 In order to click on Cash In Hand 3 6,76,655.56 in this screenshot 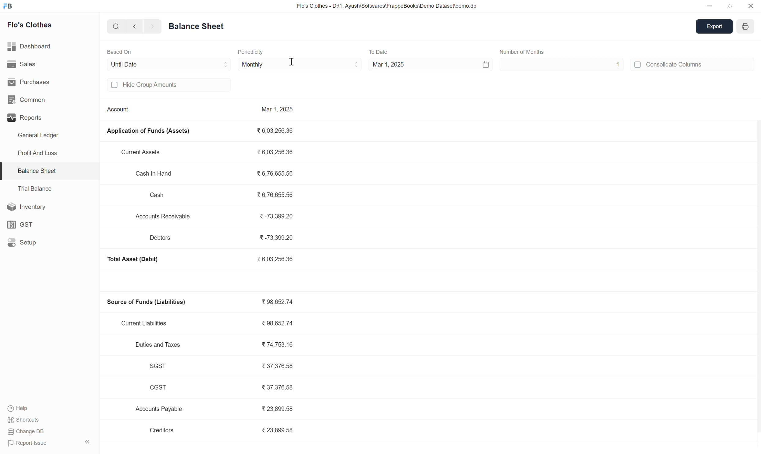, I will do `click(215, 173)`.